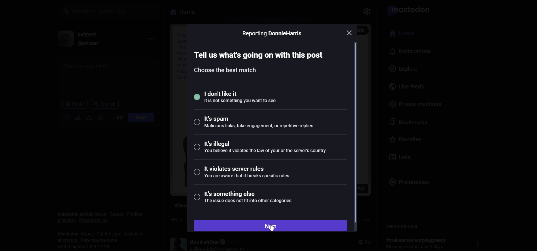  Describe the element at coordinates (255, 124) in the screenshot. I see `It's spamMalicious links, fake engagement, or repetitive replies` at that location.